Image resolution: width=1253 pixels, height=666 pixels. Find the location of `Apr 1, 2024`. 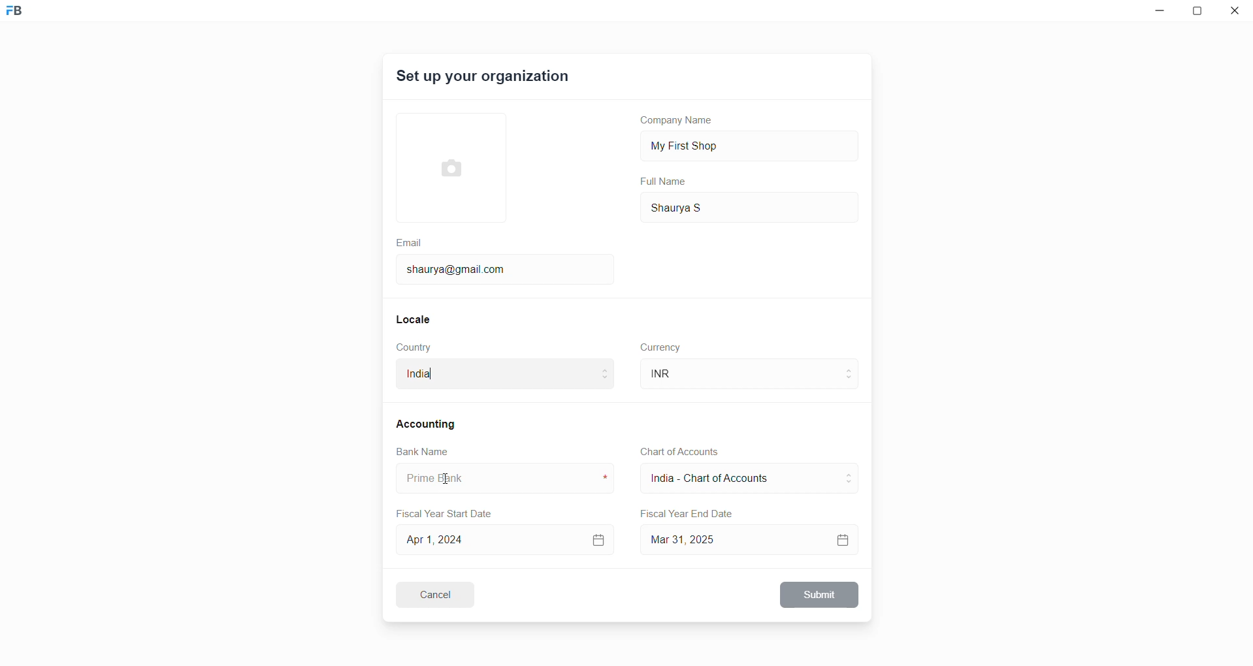

Apr 1, 2024 is located at coordinates (504, 539).